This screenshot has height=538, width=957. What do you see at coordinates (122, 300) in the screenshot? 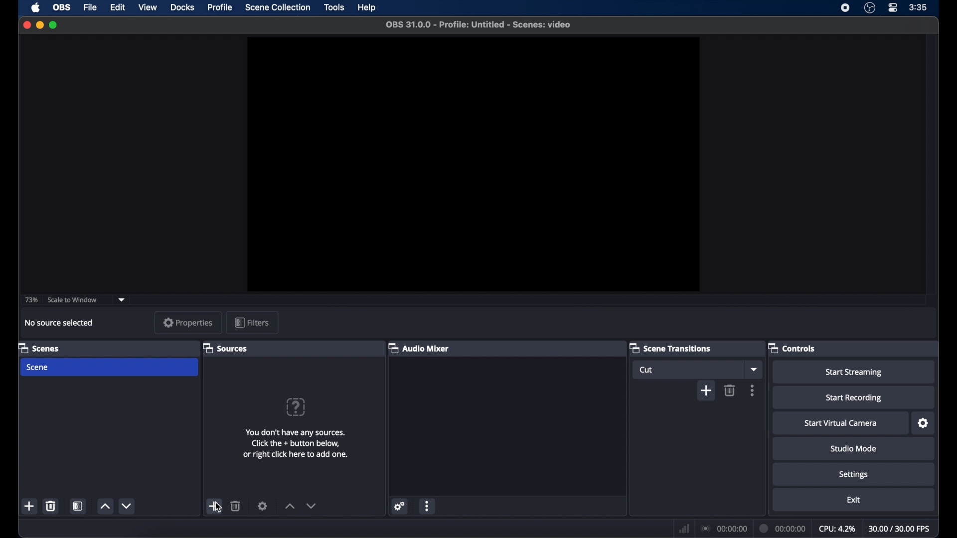
I see `dropdown` at bounding box center [122, 300].